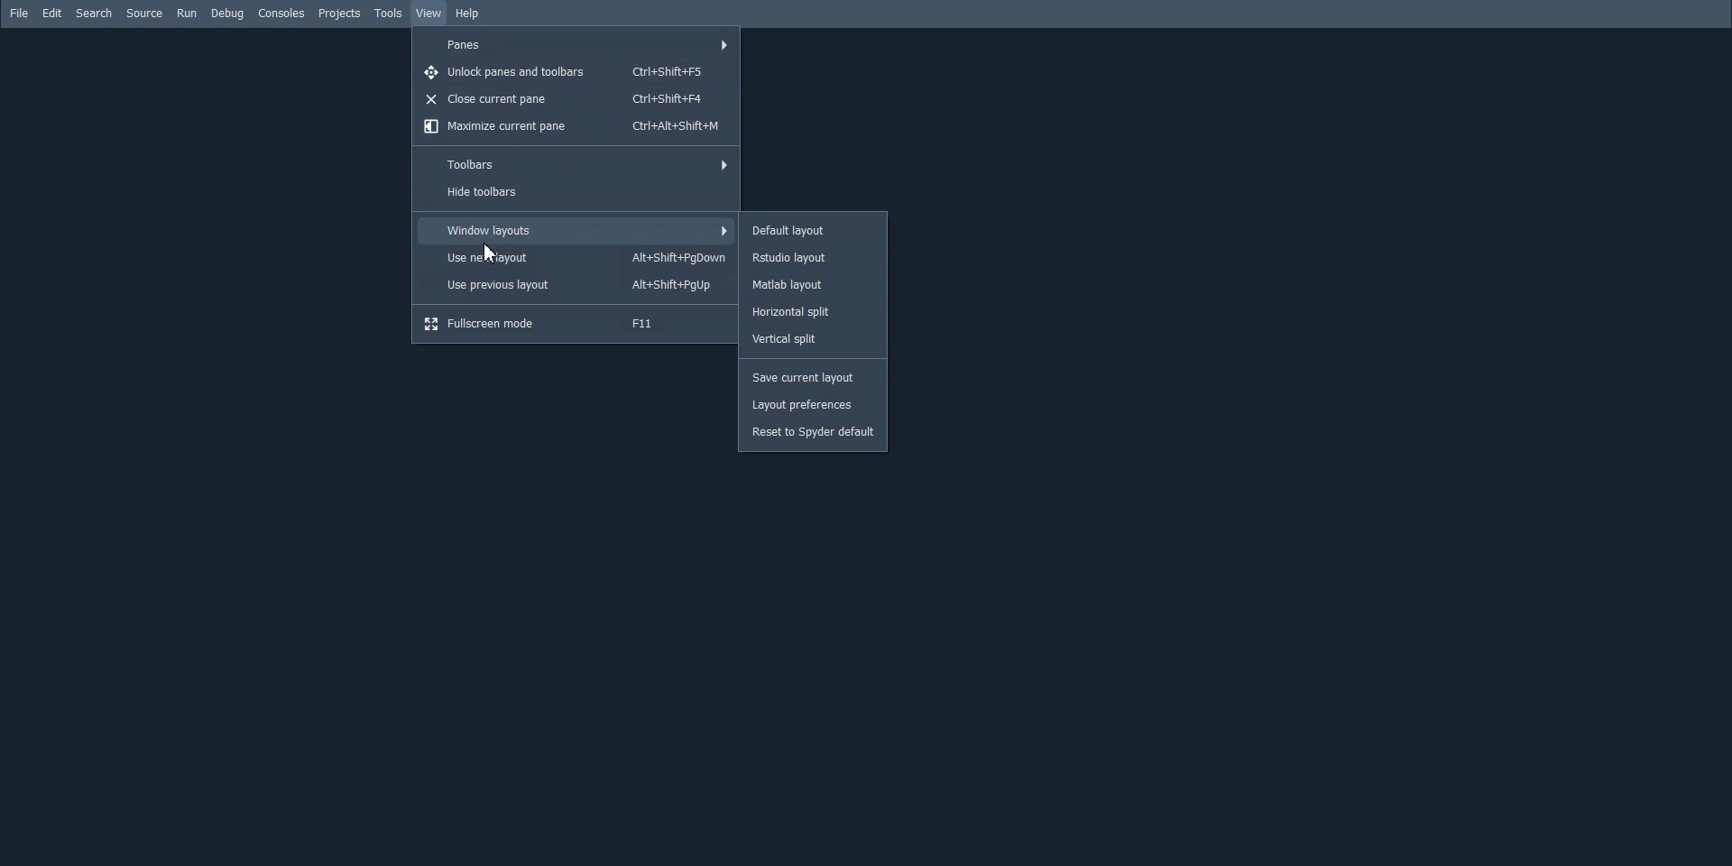 The width and height of the screenshot is (1732, 866). I want to click on Matlab layout, so click(811, 286).